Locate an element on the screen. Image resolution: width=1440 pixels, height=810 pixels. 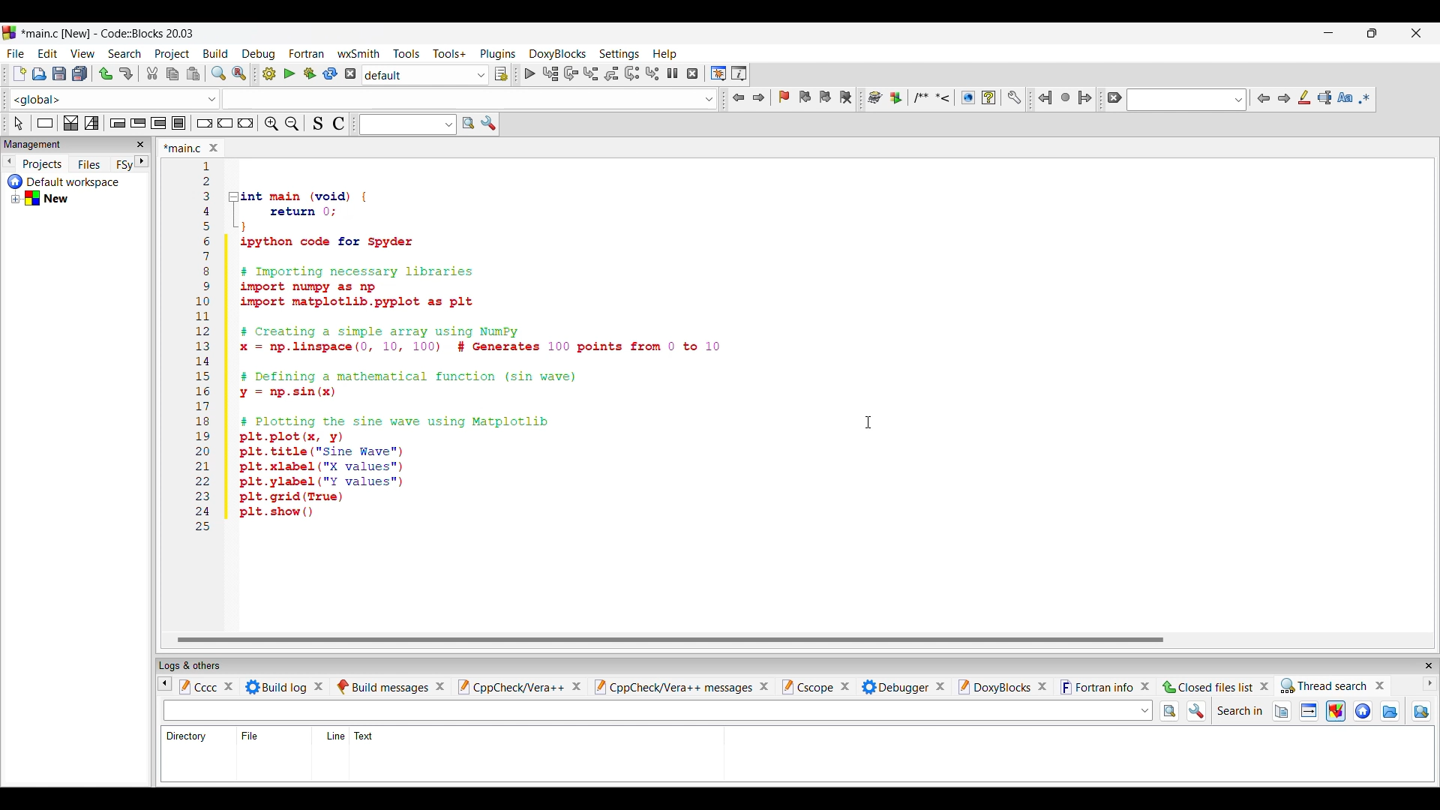
 is located at coordinates (1336, 685).